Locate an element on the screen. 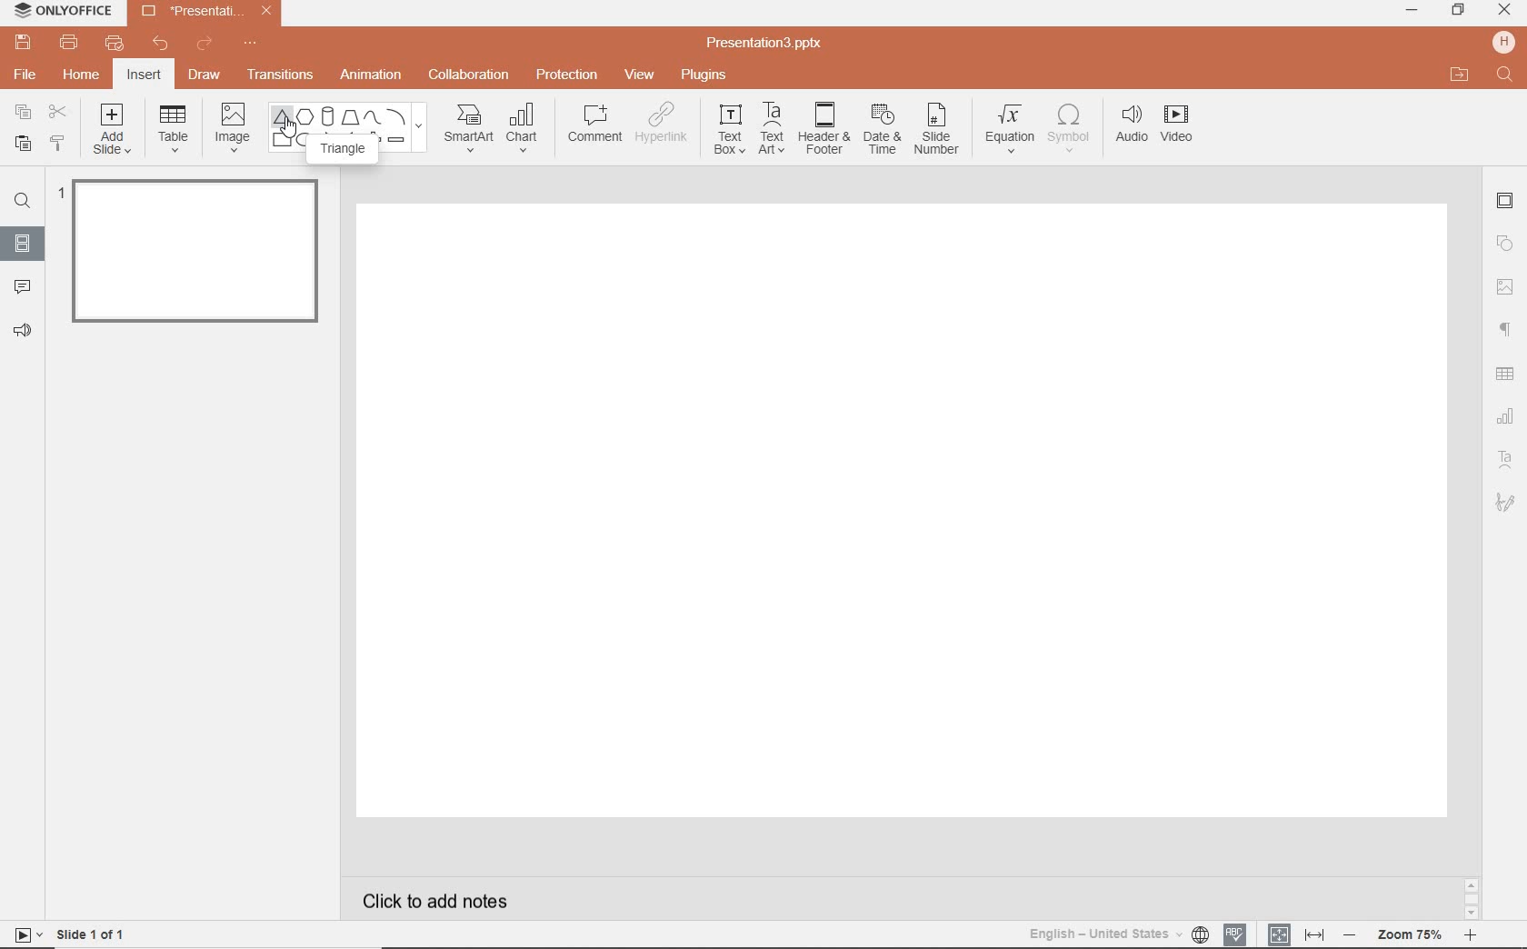 Image resolution: width=1527 pixels, height=949 pixels. HEADER & FOOTER is located at coordinates (823, 128).